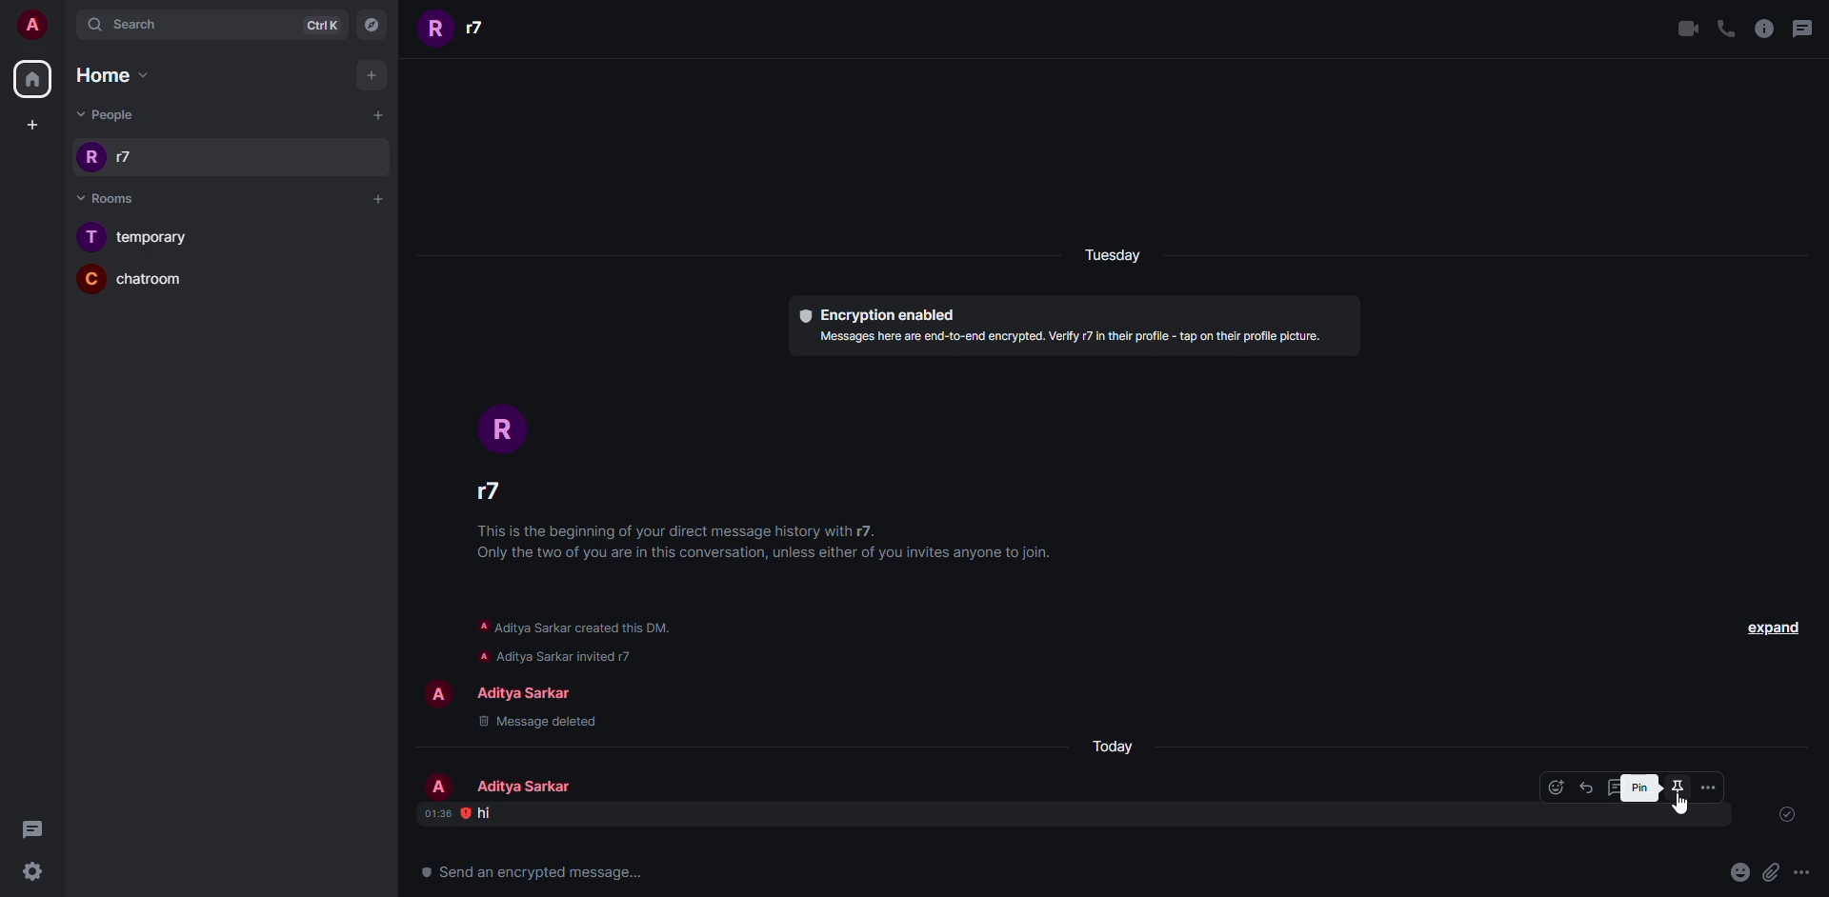 The image size is (1829, 897). What do you see at coordinates (320, 25) in the screenshot?
I see `ctrlK` at bounding box center [320, 25].